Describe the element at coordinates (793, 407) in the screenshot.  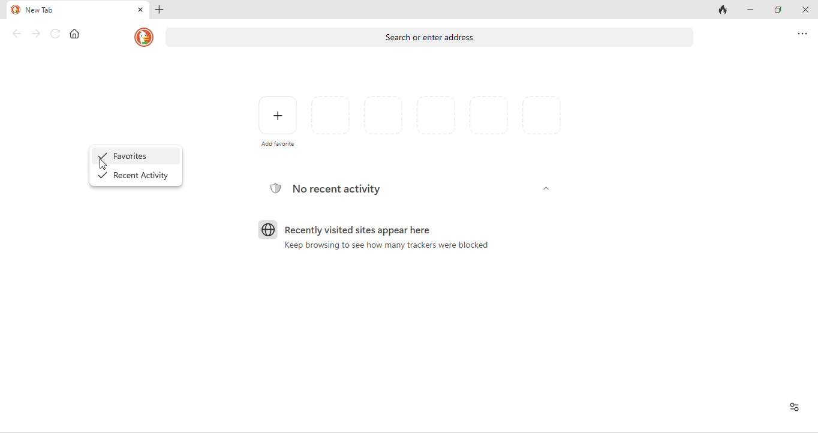
I see `recent activity and favorites` at that location.